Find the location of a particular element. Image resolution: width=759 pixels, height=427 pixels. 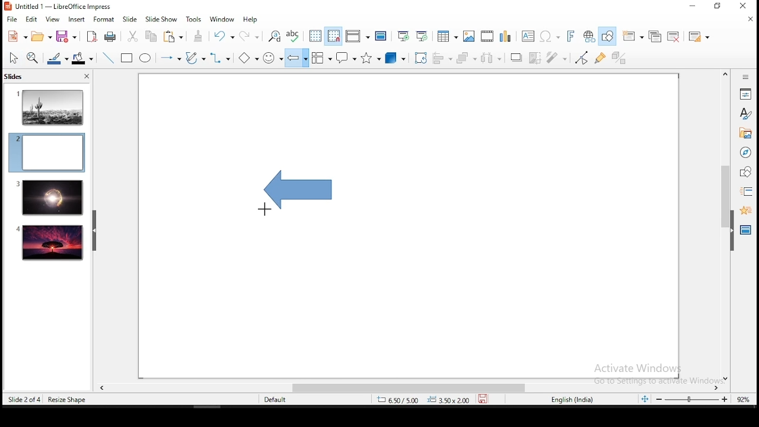

distribute is located at coordinates (492, 58).